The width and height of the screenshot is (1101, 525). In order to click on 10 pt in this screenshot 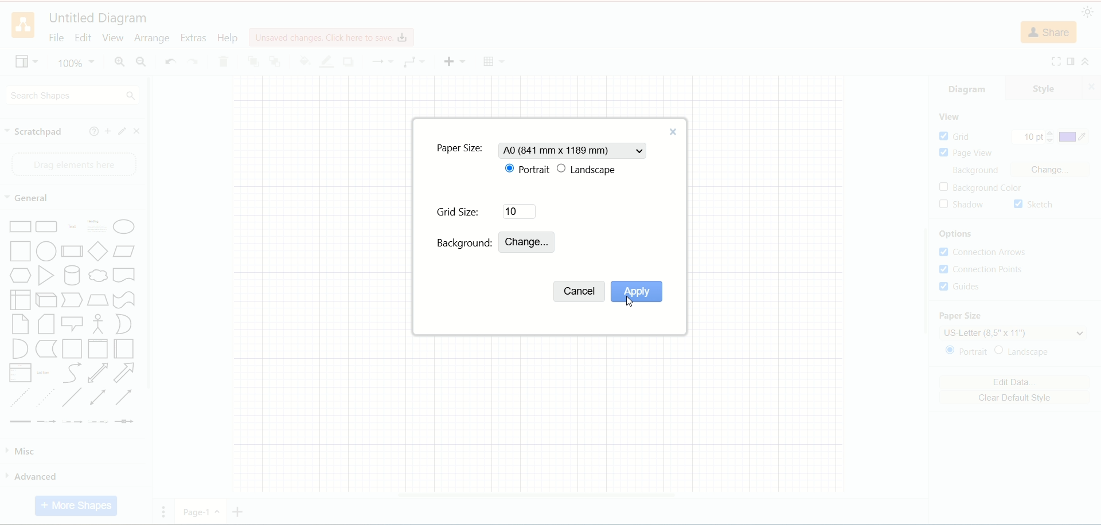, I will do `click(1033, 138)`.